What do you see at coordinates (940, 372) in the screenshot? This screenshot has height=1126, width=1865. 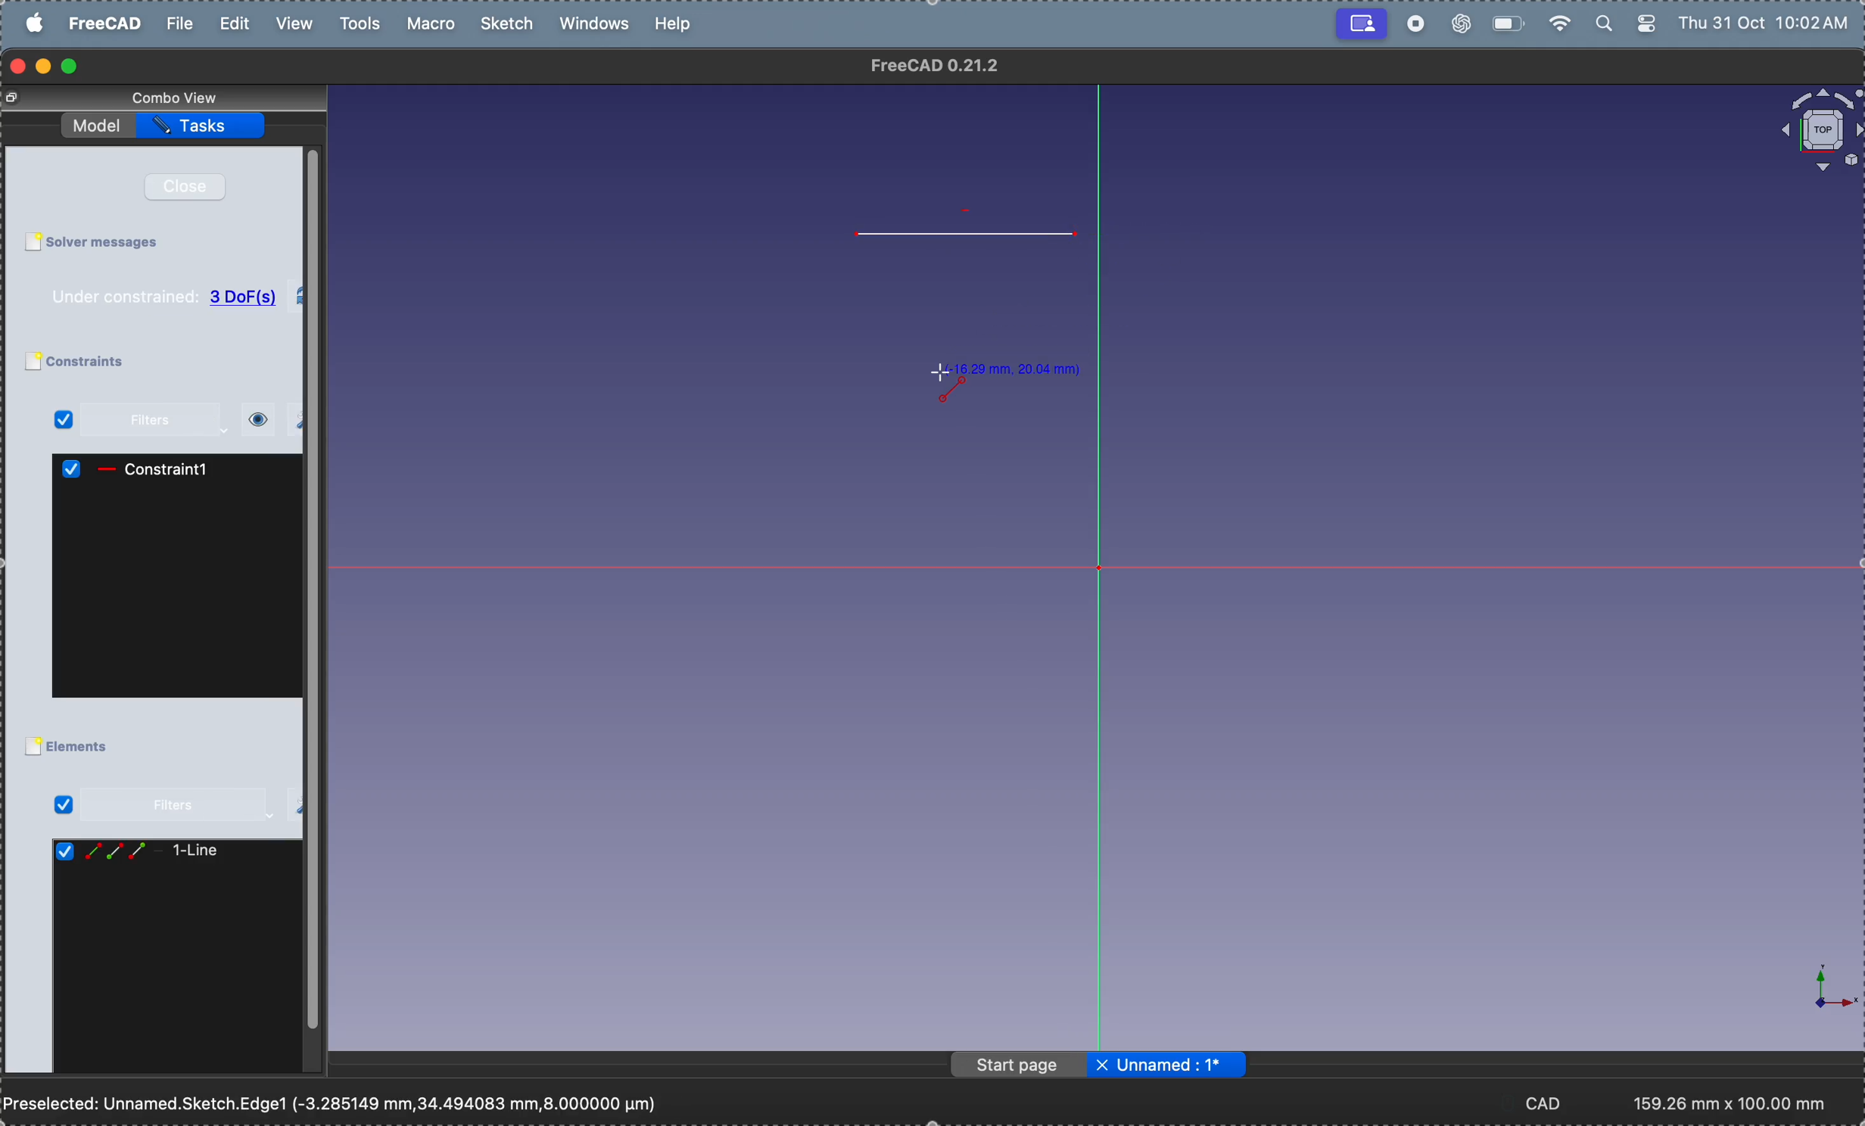 I see `cursor` at bounding box center [940, 372].